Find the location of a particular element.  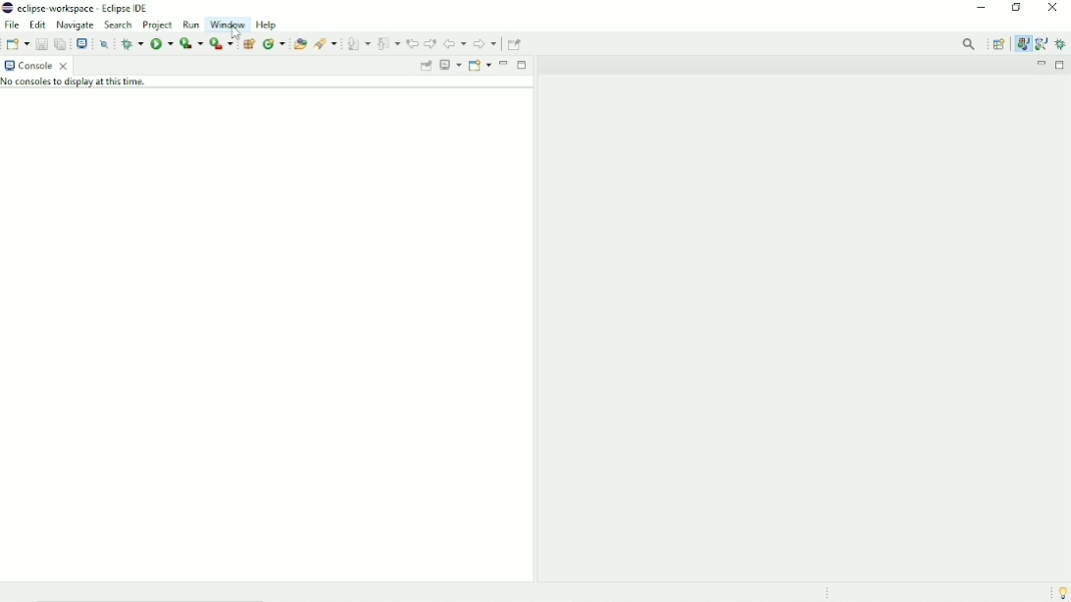

Display selected console is located at coordinates (450, 66).